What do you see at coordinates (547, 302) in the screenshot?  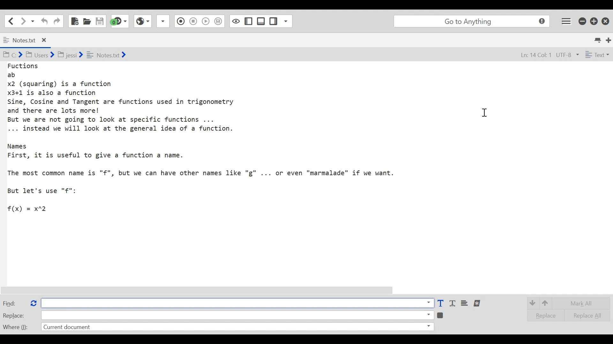 I see `Arrow up` at bounding box center [547, 302].